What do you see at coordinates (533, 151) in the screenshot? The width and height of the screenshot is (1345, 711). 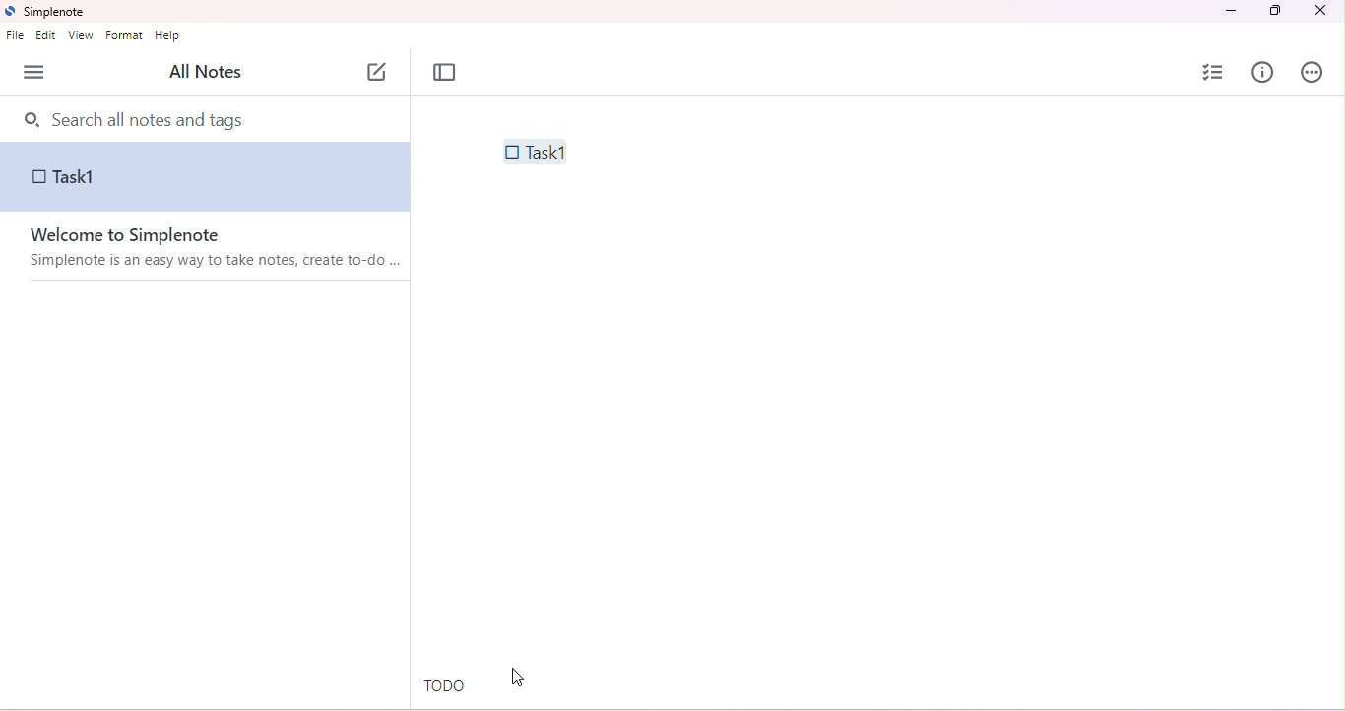 I see `note text selected` at bounding box center [533, 151].